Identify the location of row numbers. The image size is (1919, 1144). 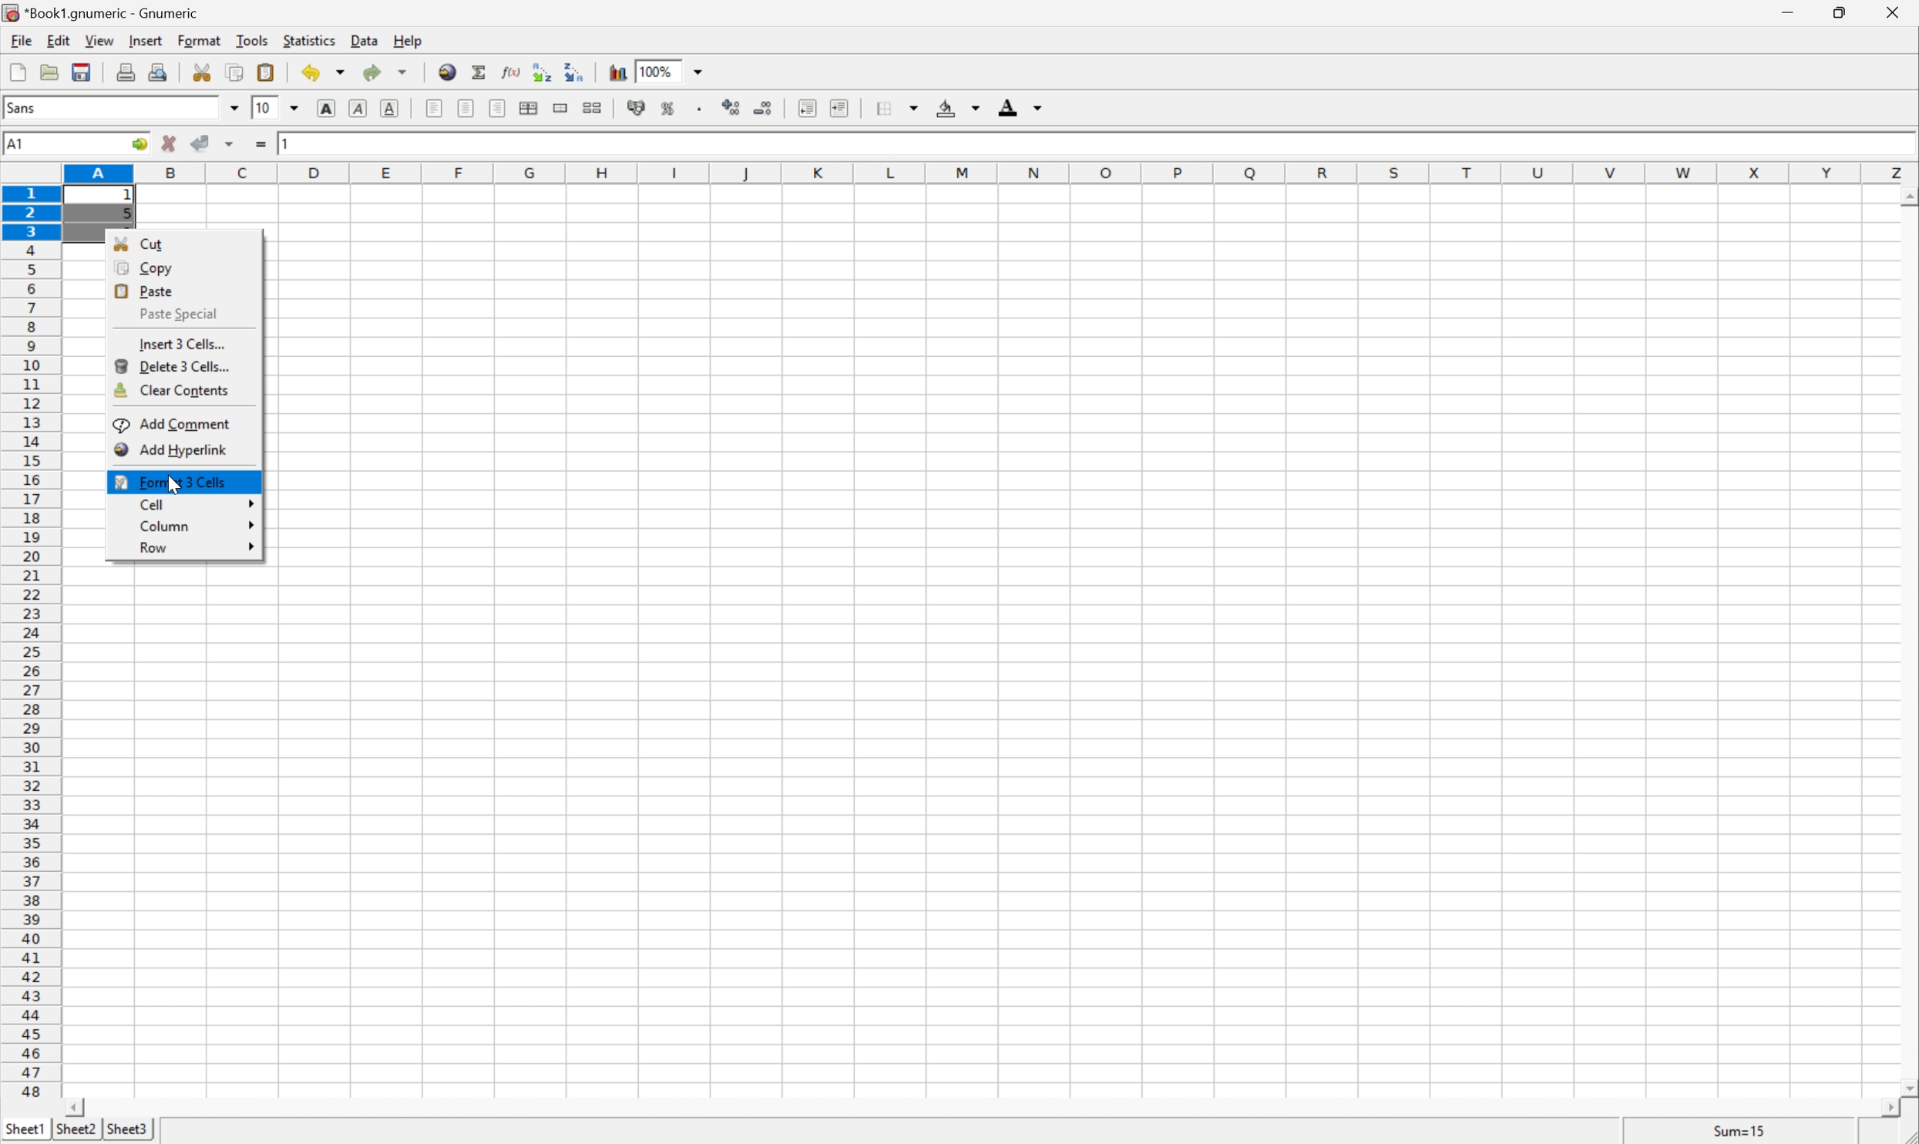
(30, 642).